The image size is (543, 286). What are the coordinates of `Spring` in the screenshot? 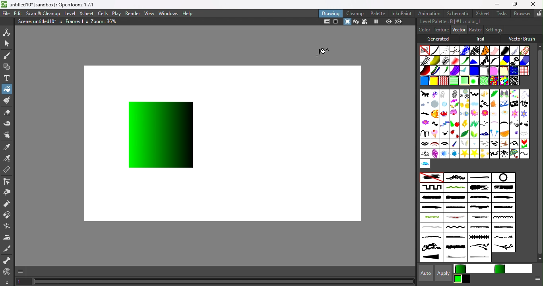 It's located at (434, 154).